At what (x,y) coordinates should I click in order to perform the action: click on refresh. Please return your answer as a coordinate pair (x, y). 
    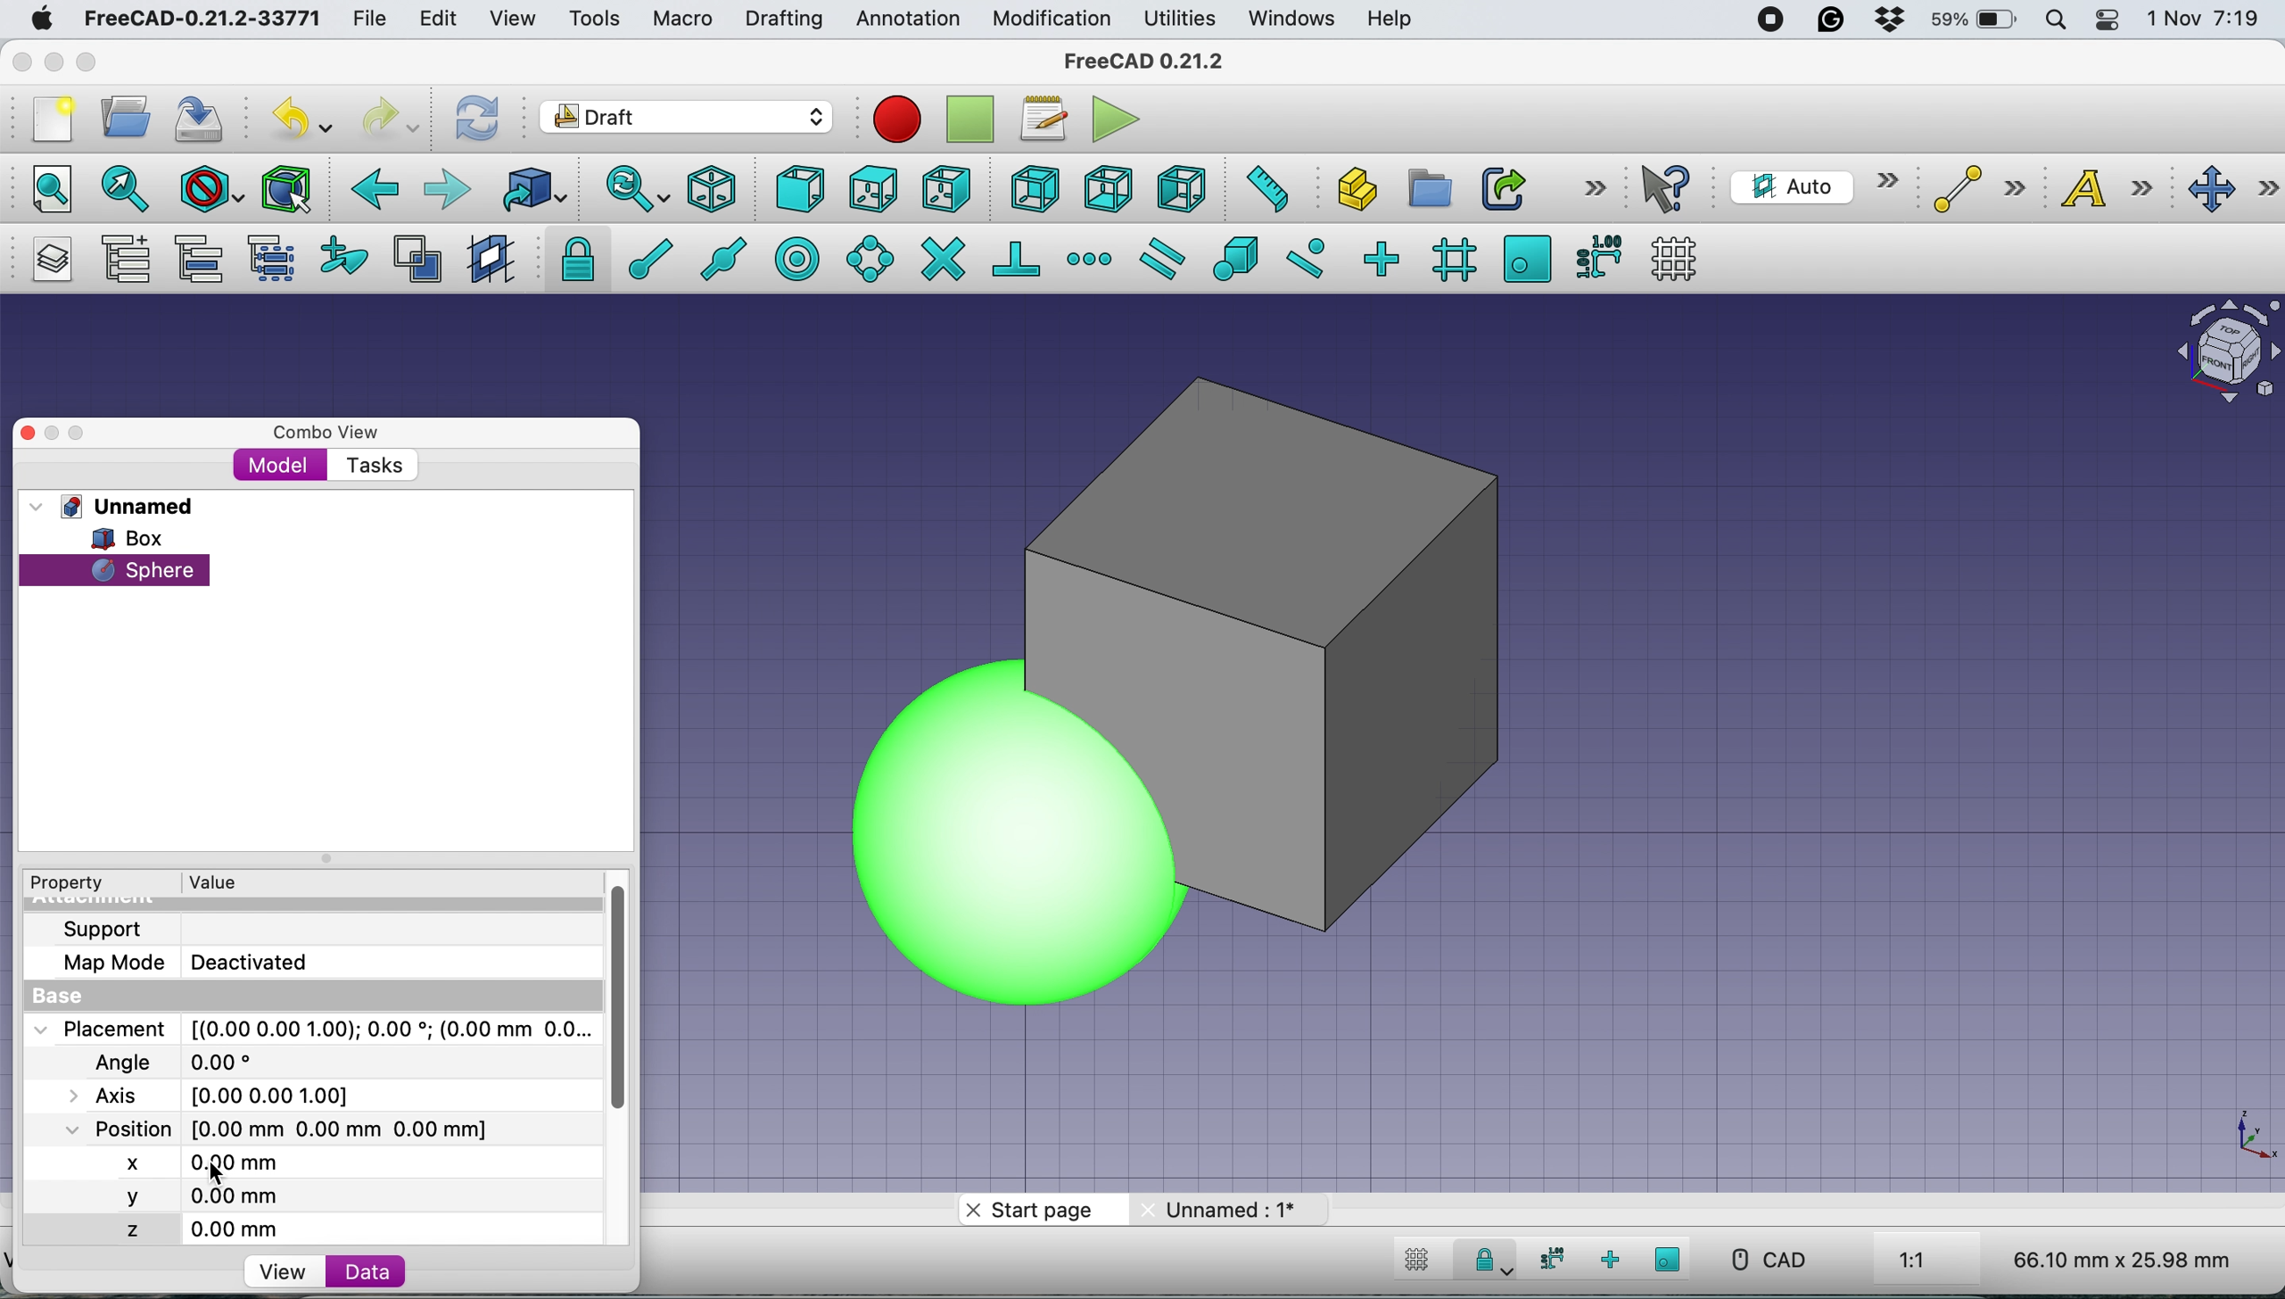
    Looking at the image, I should click on (474, 117).